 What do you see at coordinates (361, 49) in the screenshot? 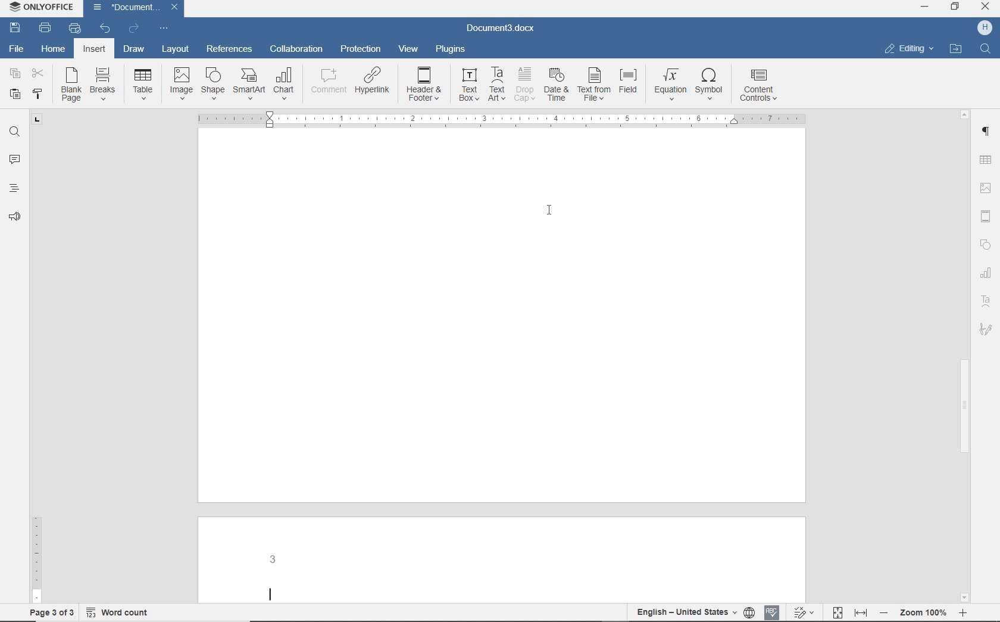
I see `PROTECTION` at bounding box center [361, 49].